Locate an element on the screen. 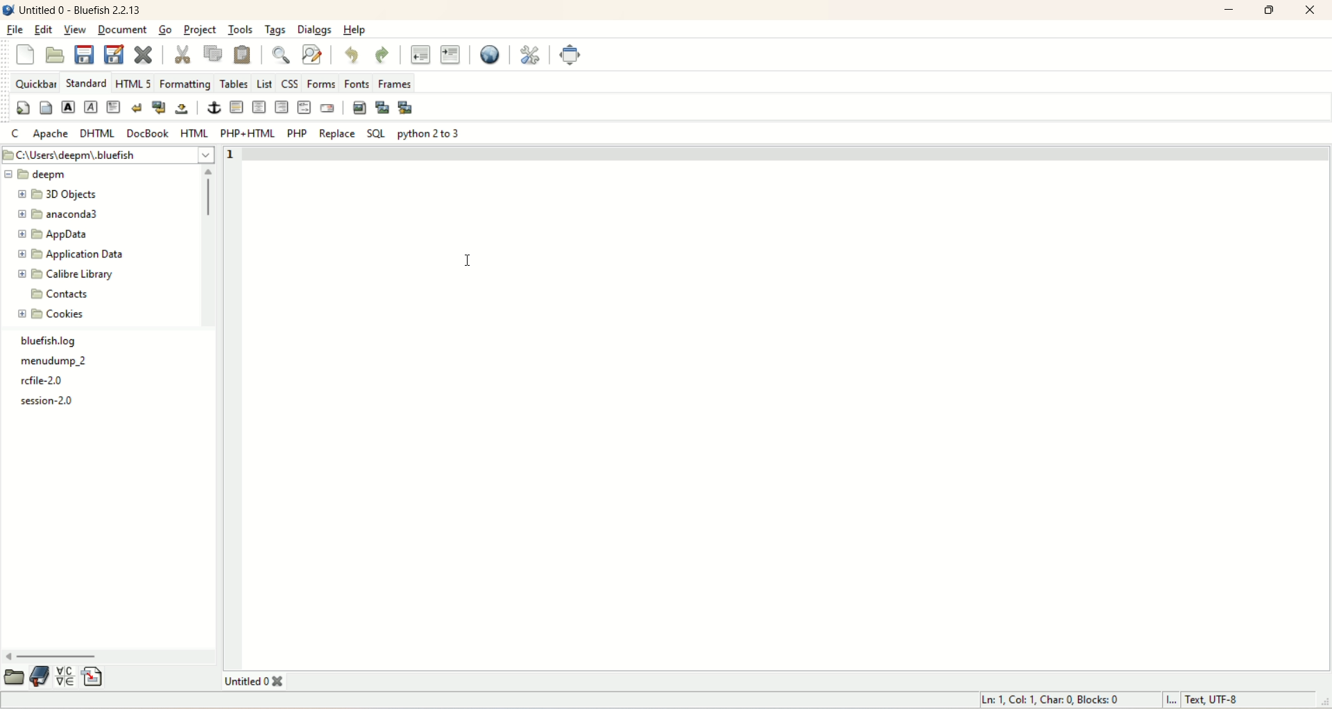 This screenshot has height=709, width=1332. SQL is located at coordinates (376, 133).